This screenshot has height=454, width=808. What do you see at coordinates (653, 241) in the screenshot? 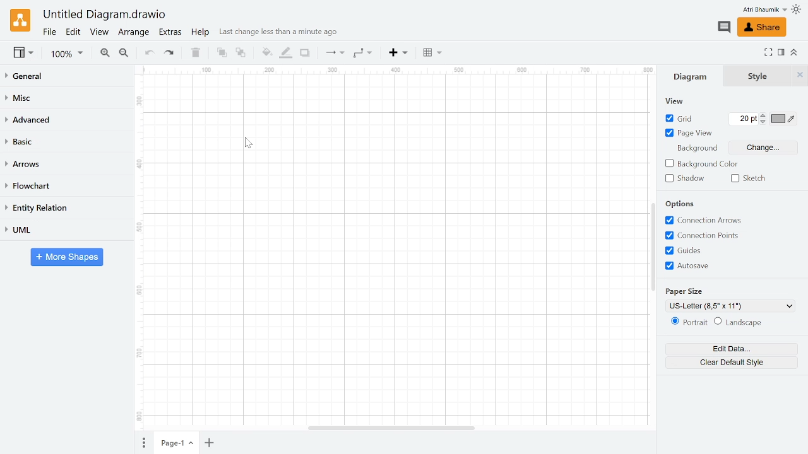
I see `Vertical scrollbar` at bounding box center [653, 241].